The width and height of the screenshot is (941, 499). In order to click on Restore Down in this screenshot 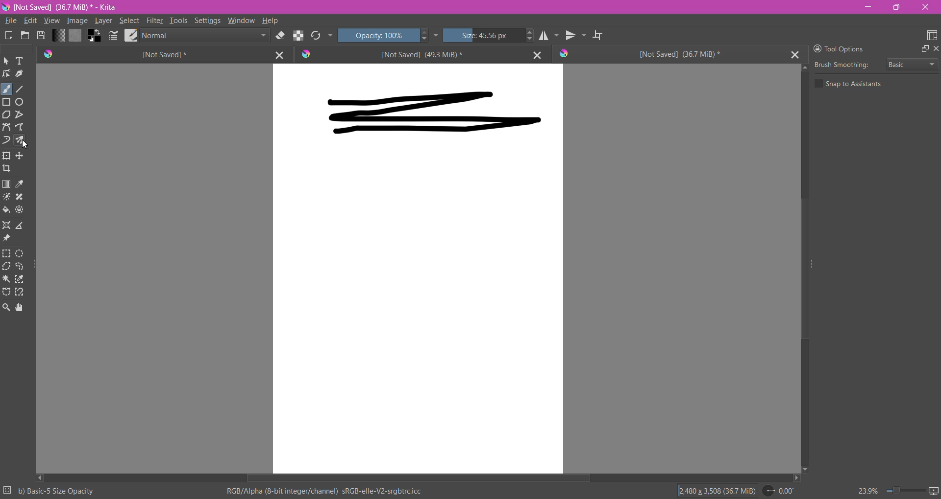, I will do `click(898, 7)`.